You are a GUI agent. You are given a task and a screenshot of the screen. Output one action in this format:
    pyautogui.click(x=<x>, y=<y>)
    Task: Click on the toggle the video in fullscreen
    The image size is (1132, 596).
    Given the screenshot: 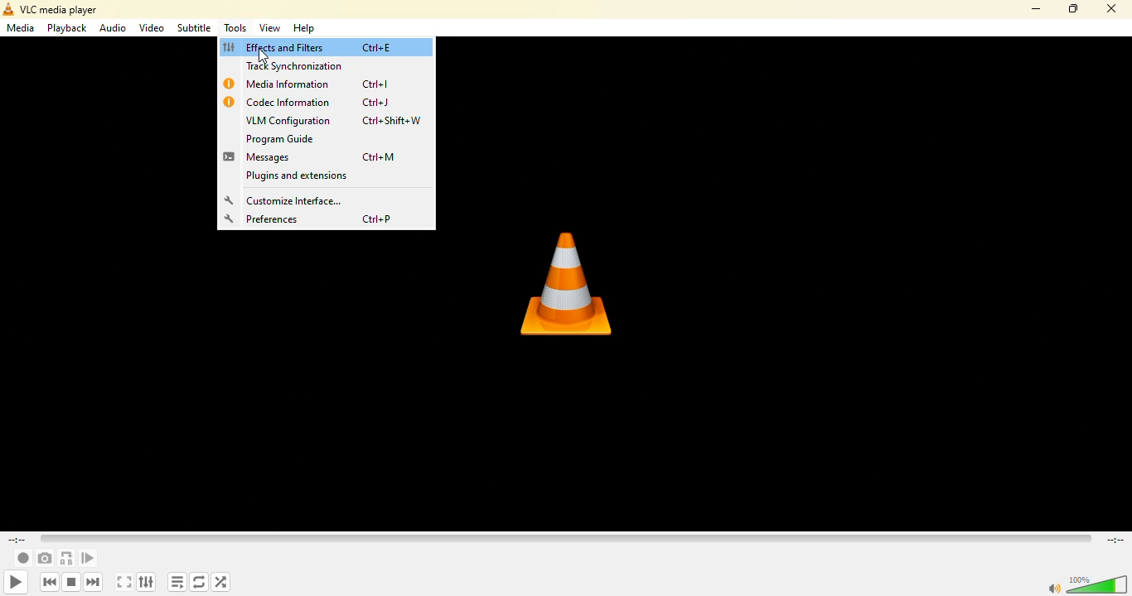 What is the action you would take?
    pyautogui.click(x=123, y=583)
    